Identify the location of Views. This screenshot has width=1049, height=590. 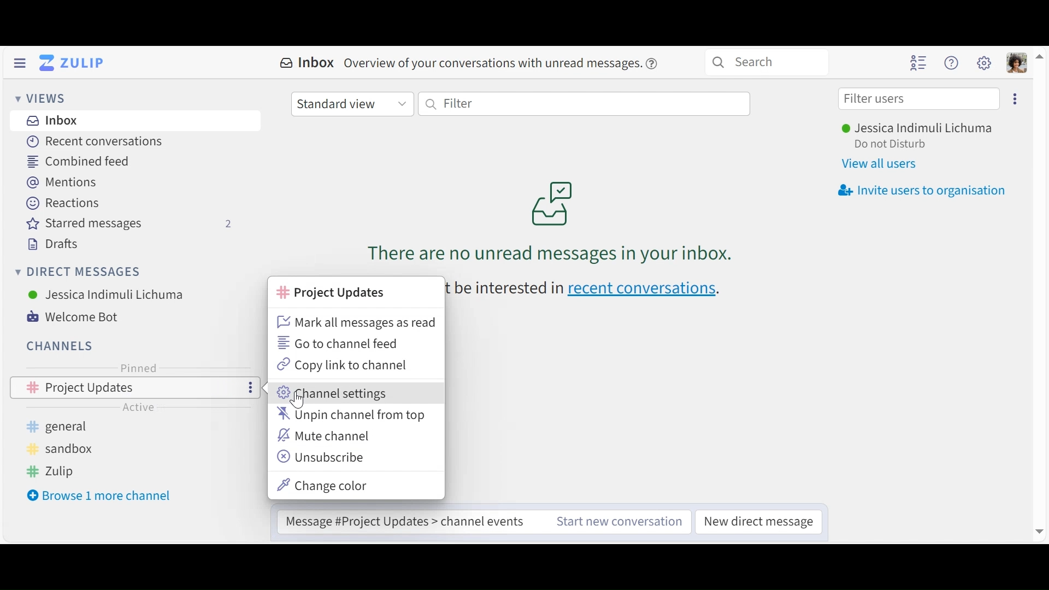
(42, 99).